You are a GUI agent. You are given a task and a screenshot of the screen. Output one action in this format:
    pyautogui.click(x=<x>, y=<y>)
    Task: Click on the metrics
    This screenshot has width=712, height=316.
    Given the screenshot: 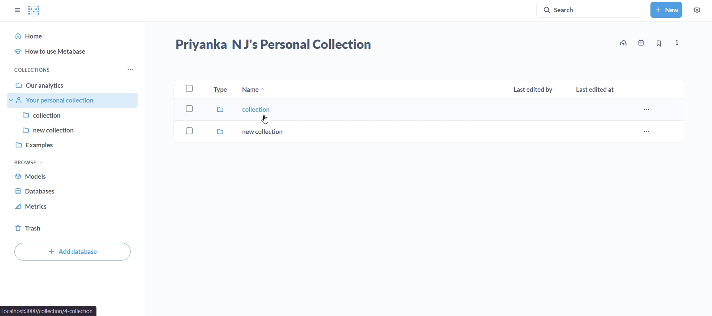 What is the action you would take?
    pyautogui.click(x=34, y=207)
    